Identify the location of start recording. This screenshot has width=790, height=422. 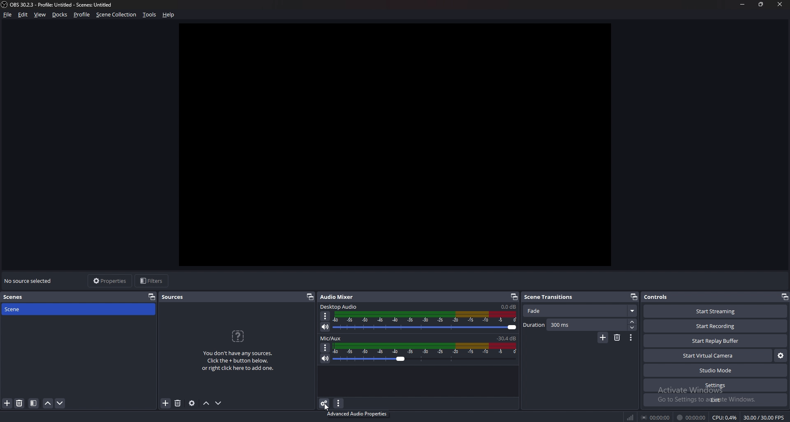
(716, 326).